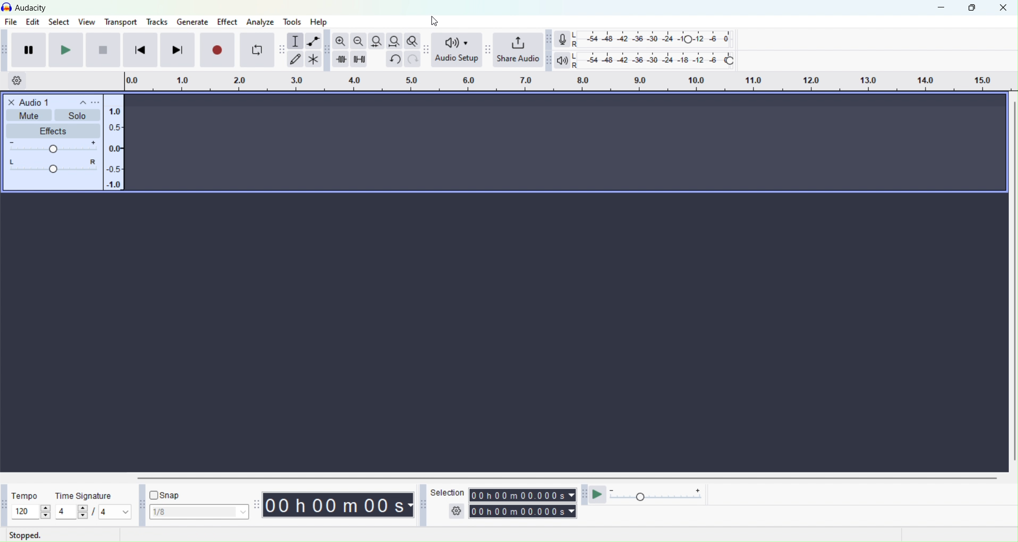  What do you see at coordinates (31, 49) in the screenshot?
I see `Pause` at bounding box center [31, 49].